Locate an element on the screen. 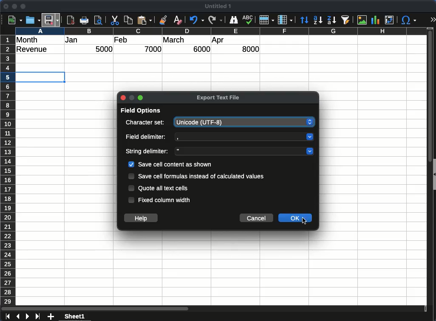 The image size is (436, 321). collapse is located at coordinates (433, 173).